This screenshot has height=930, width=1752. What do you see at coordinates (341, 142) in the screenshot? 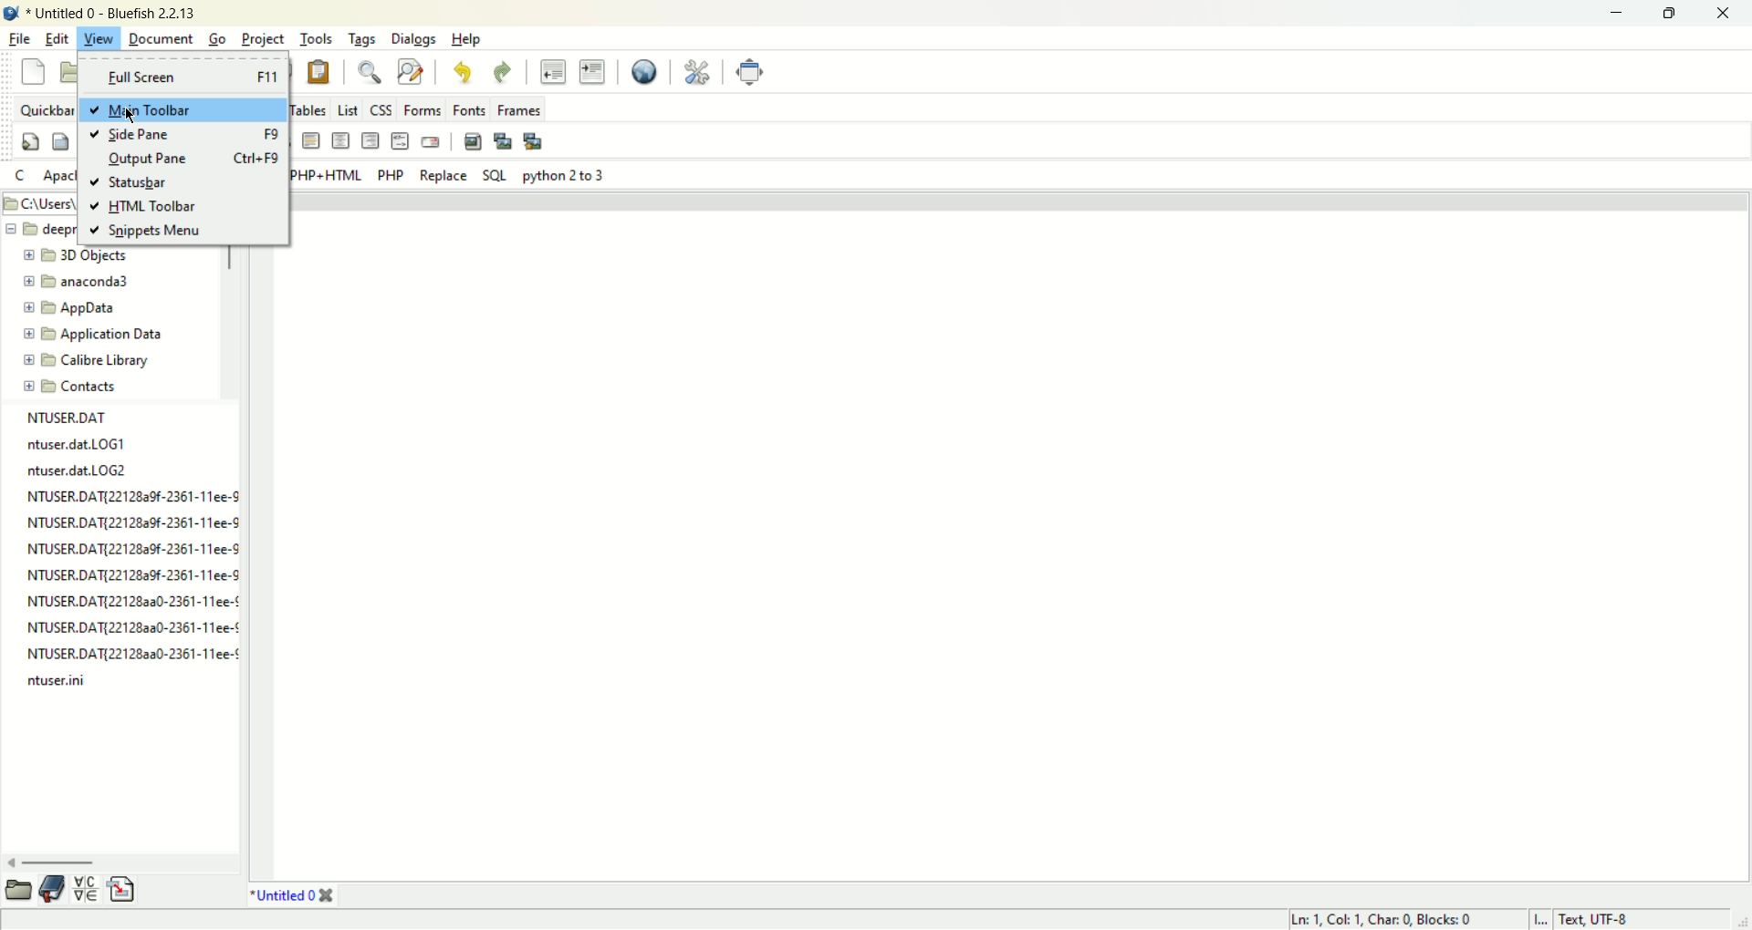
I see `center` at bounding box center [341, 142].